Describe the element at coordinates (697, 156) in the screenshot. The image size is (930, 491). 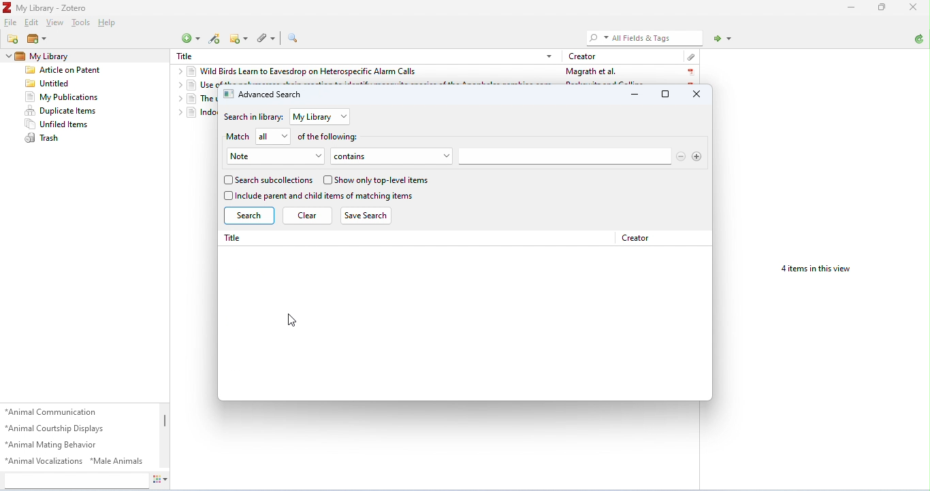
I see `add search option` at that location.